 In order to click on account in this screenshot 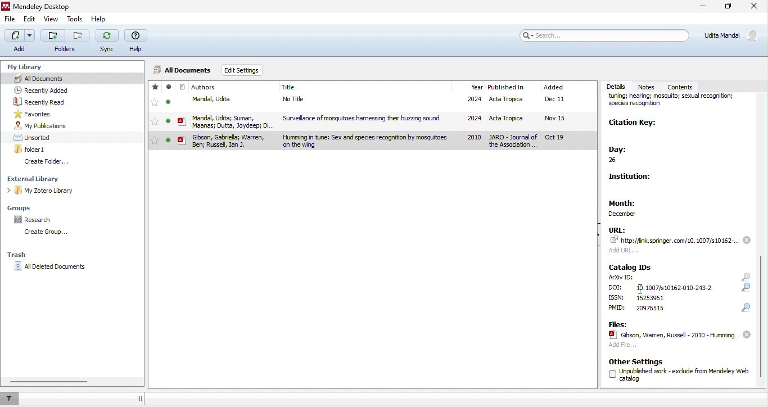, I will do `click(732, 35)`.